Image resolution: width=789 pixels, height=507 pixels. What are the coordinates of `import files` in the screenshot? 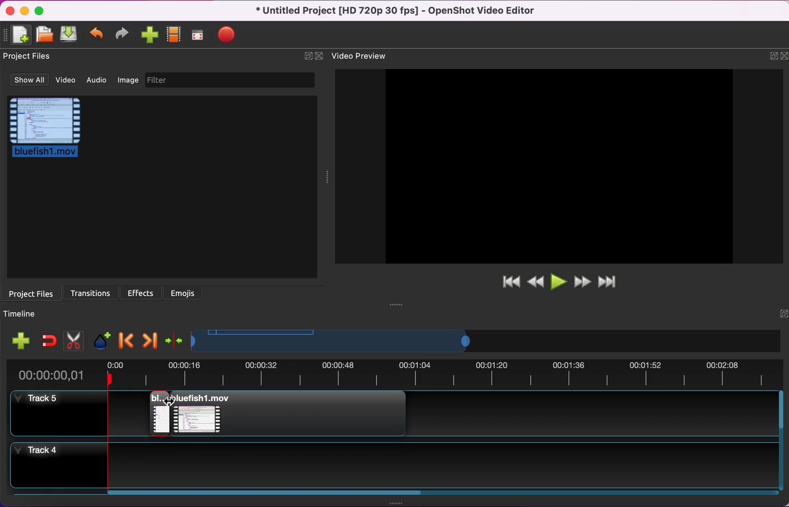 It's located at (150, 35).